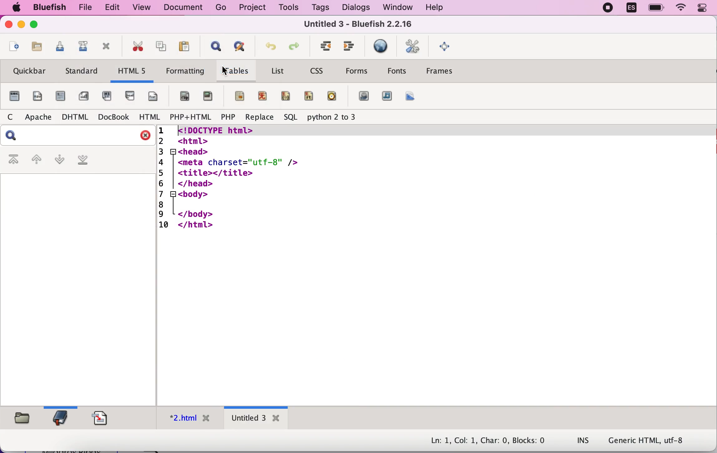 This screenshot has height=453, width=717. Describe the element at coordinates (310, 97) in the screenshot. I see `ruby text` at that location.